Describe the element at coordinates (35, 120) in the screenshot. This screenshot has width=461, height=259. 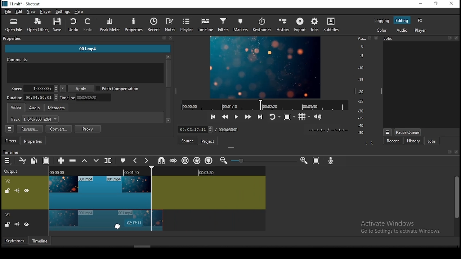
I see `track` at that location.